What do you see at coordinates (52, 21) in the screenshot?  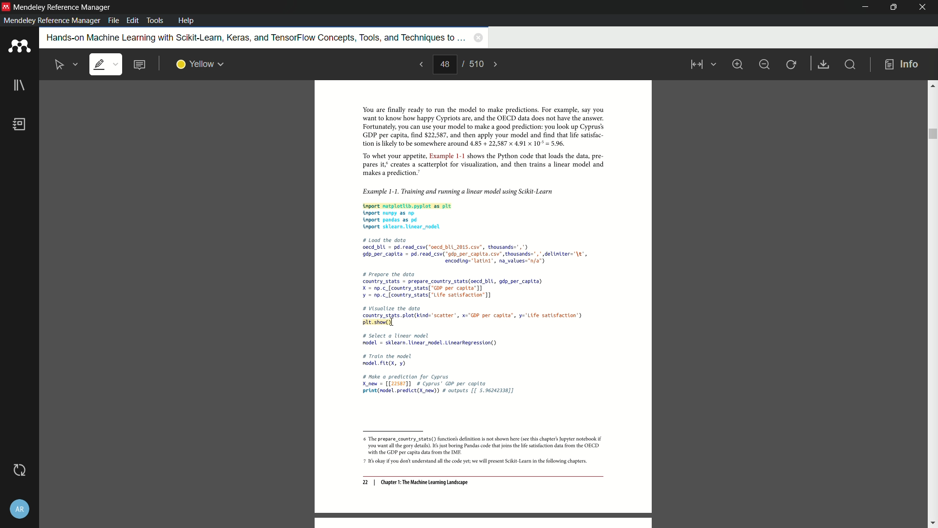 I see `mendeley reference manager` at bounding box center [52, 21].